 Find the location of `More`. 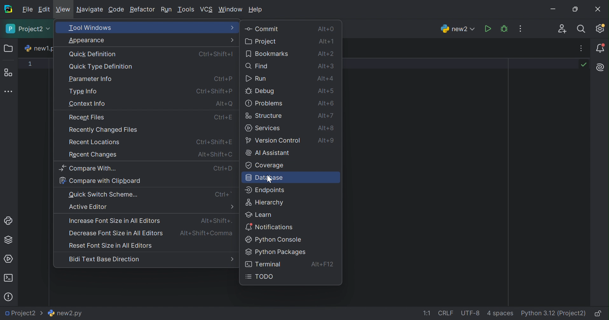

More is located at coordinates (231, 40).